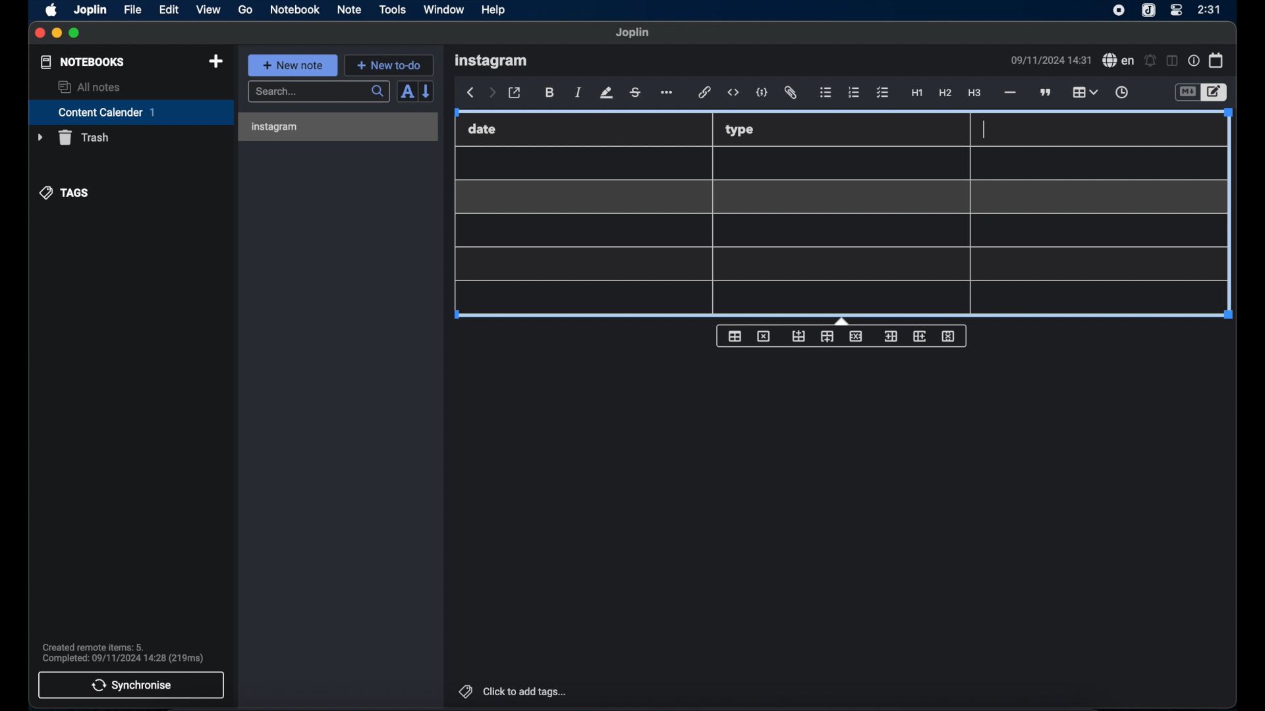 This screenshot has width=1265, height=711. What do you see at coordinates (126, 651) in the screenshot?
I see `Created remote items: 5.
Completed: 09/11/2024 14:28 (219ms)` at bounding box center [126, 651].